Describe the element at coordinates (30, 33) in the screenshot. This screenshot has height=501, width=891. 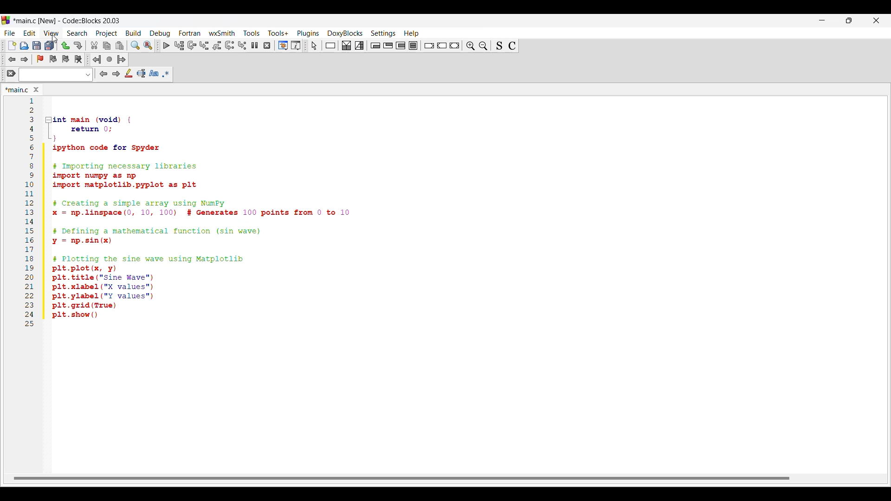
I see `Edit menu` at that location.